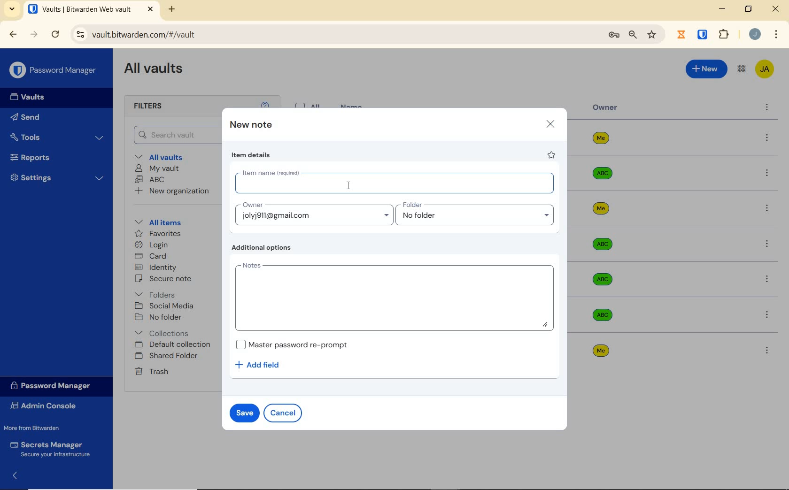 The height and width of the screenshot is (490, 789). Describe the element at coordinates (285, 413) in the screenshot. I see `cancel` at that location.